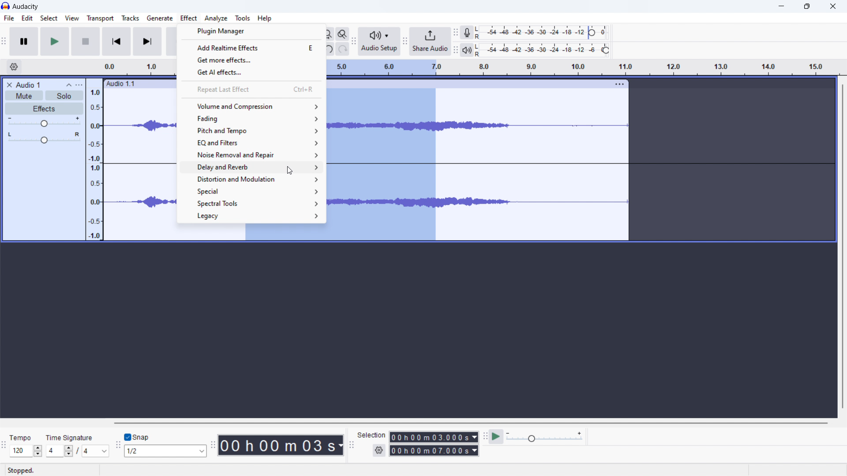 The height and width of the screenshot is (476, 847). Describe the element at coordinates (44, 123) in the screenshot. I see `gain control` at that location.